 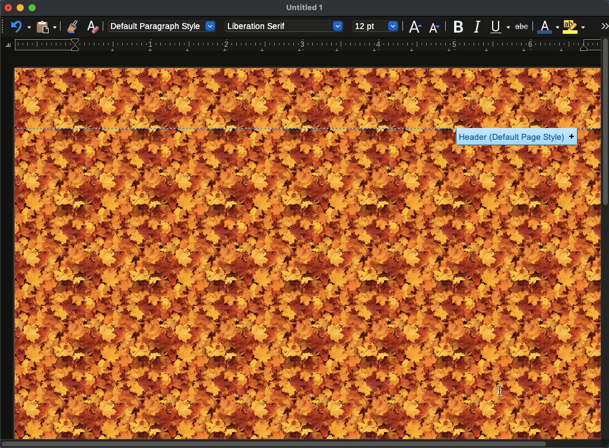 I want to click on close, so click(x=8, y=8).